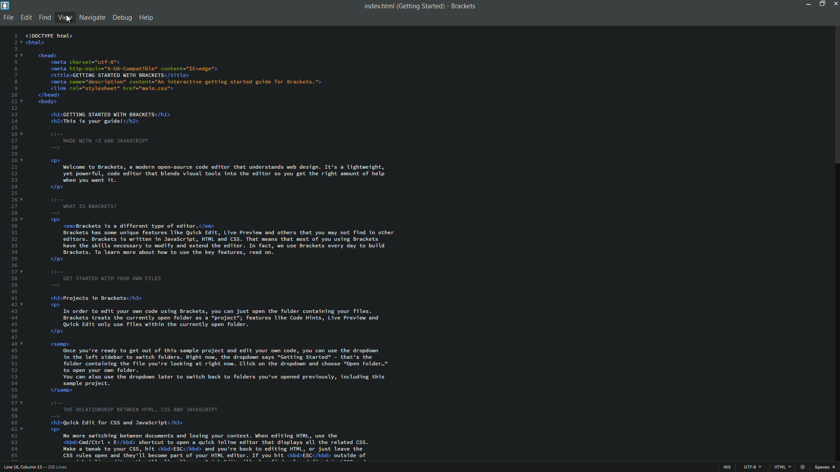 The image size is (840, 472). I want to click on debug menu, so click(121, 18).